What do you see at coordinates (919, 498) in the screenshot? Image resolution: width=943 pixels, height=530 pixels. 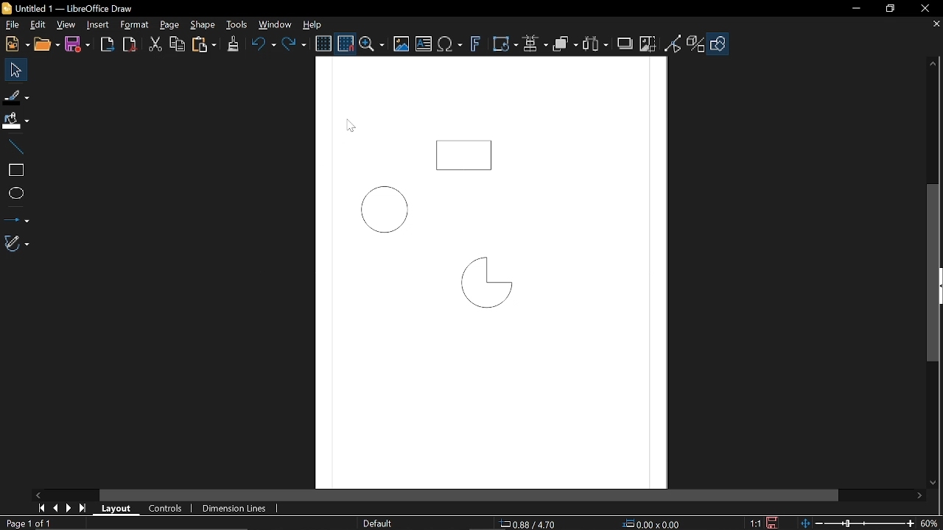 I see `Move right` at bounding box center [919, 498].